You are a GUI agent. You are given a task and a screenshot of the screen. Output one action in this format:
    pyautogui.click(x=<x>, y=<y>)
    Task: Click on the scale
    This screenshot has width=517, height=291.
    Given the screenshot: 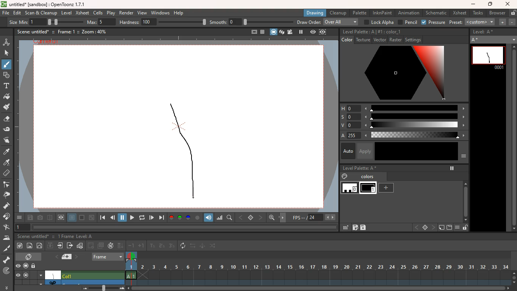 What is the action you would take?
    pyautogui.click(x=416, y=117)
    